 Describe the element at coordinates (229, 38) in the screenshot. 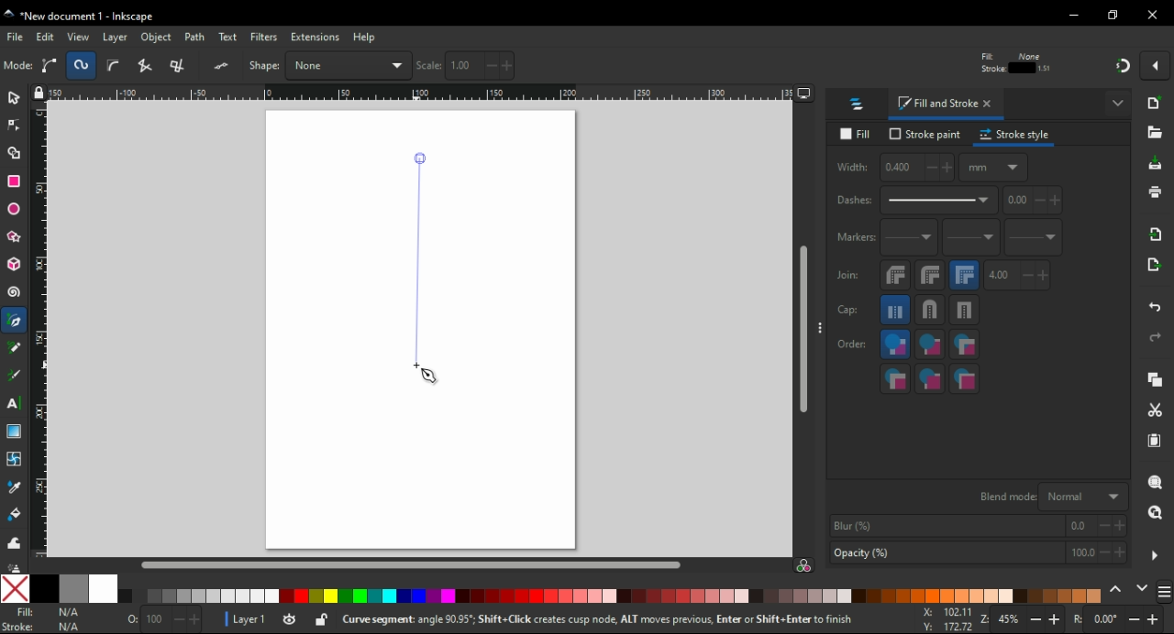

I see `text` at that location.